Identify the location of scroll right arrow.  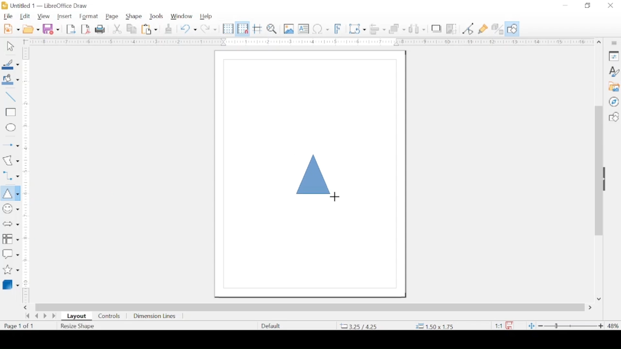
(591, 308).